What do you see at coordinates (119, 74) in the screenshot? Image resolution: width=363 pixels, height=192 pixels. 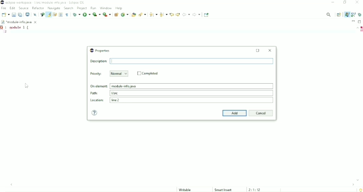 I see `Normal` at bounding box center [119, 74].